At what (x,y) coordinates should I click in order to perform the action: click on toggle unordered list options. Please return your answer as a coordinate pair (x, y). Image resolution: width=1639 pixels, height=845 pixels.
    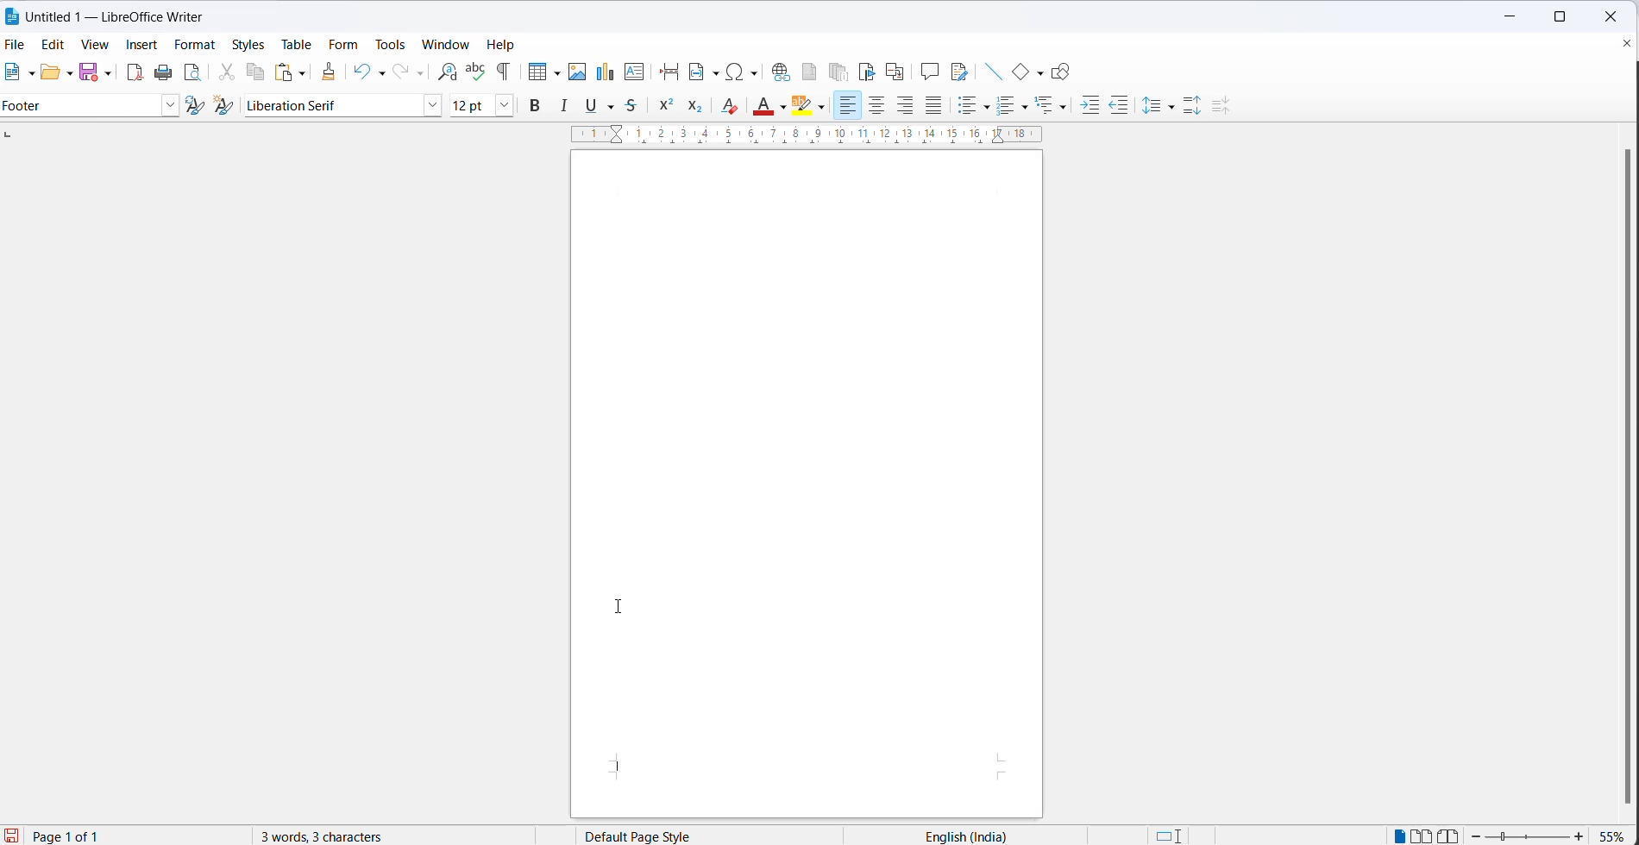
    Looking at the image, I should click on (988, 105).